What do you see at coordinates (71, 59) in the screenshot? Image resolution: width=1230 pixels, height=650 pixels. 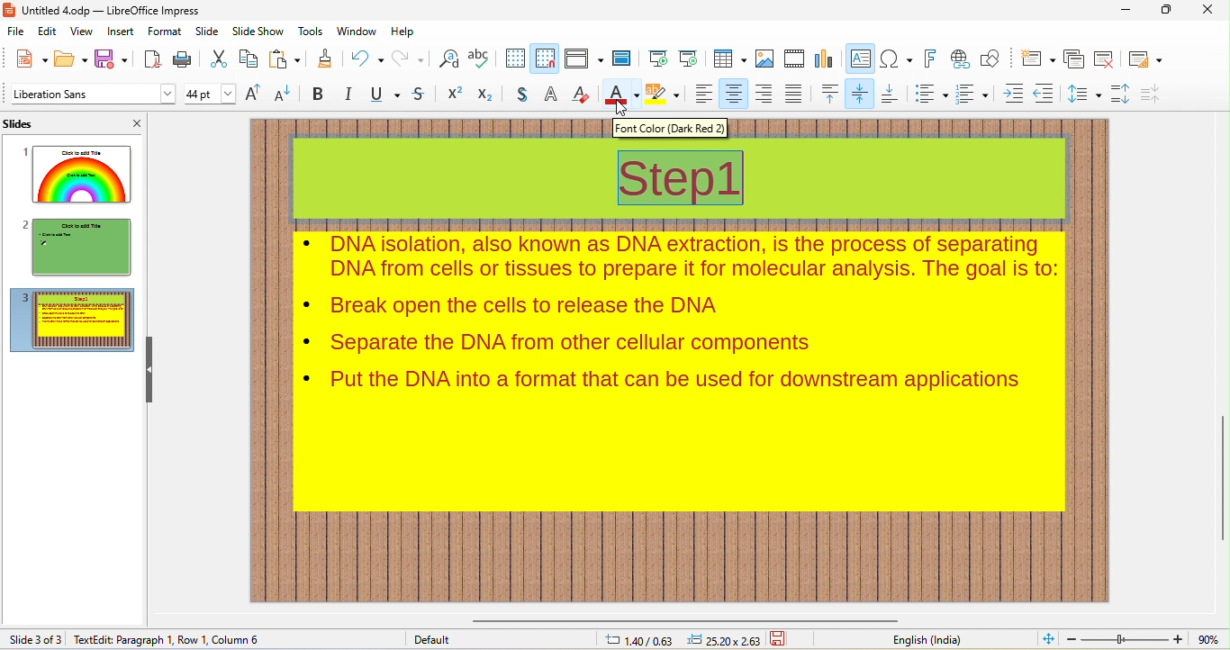 I see `open` at bounding box center [71, 59].